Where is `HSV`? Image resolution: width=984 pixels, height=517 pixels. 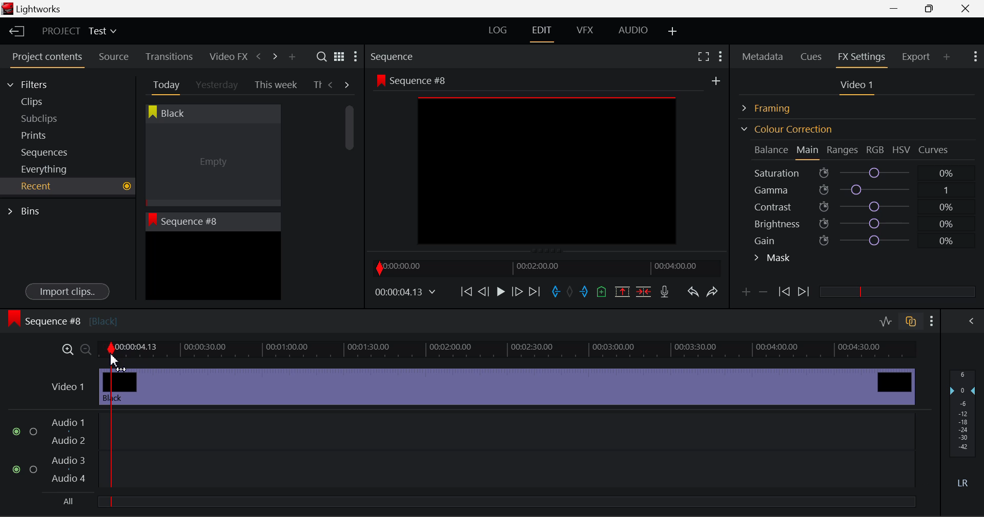
HSV is located at coordinates (901, 149).